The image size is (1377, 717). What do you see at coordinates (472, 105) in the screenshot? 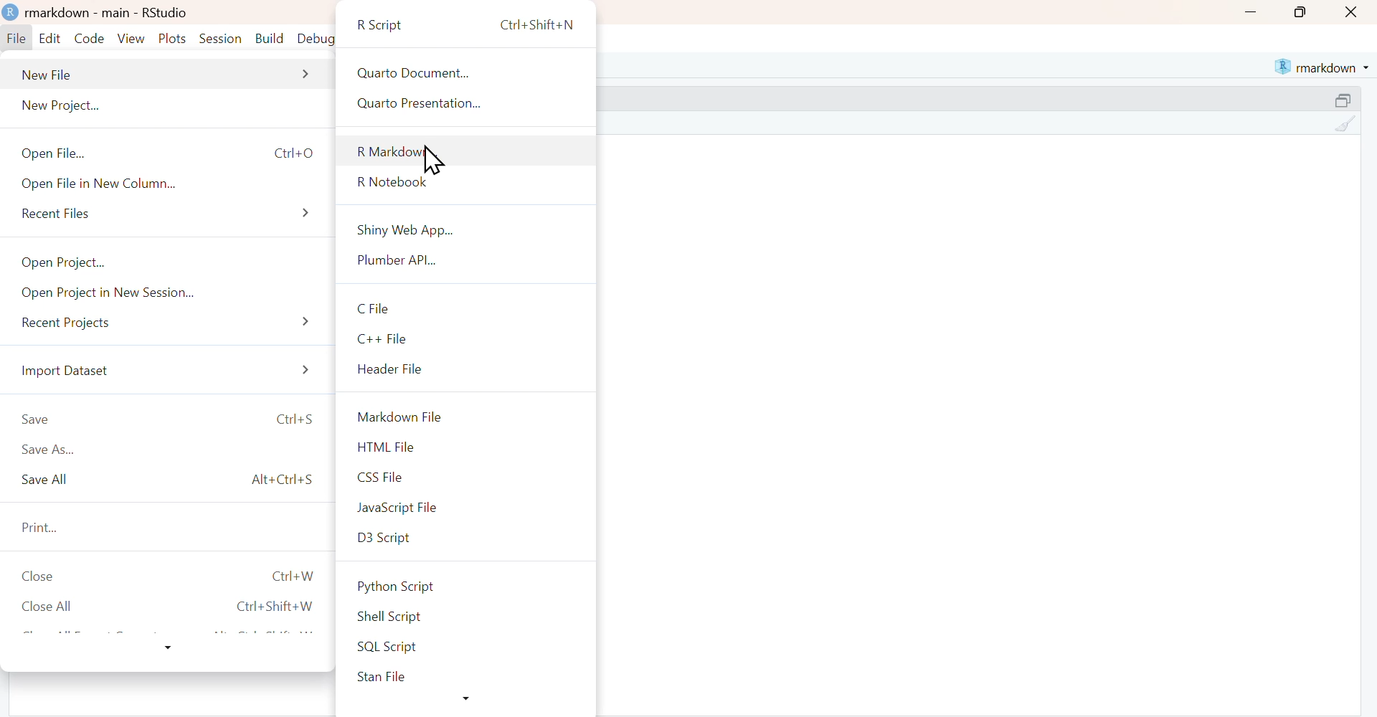
I see `Quarto Presentation...` at bounding box center [472, 105].